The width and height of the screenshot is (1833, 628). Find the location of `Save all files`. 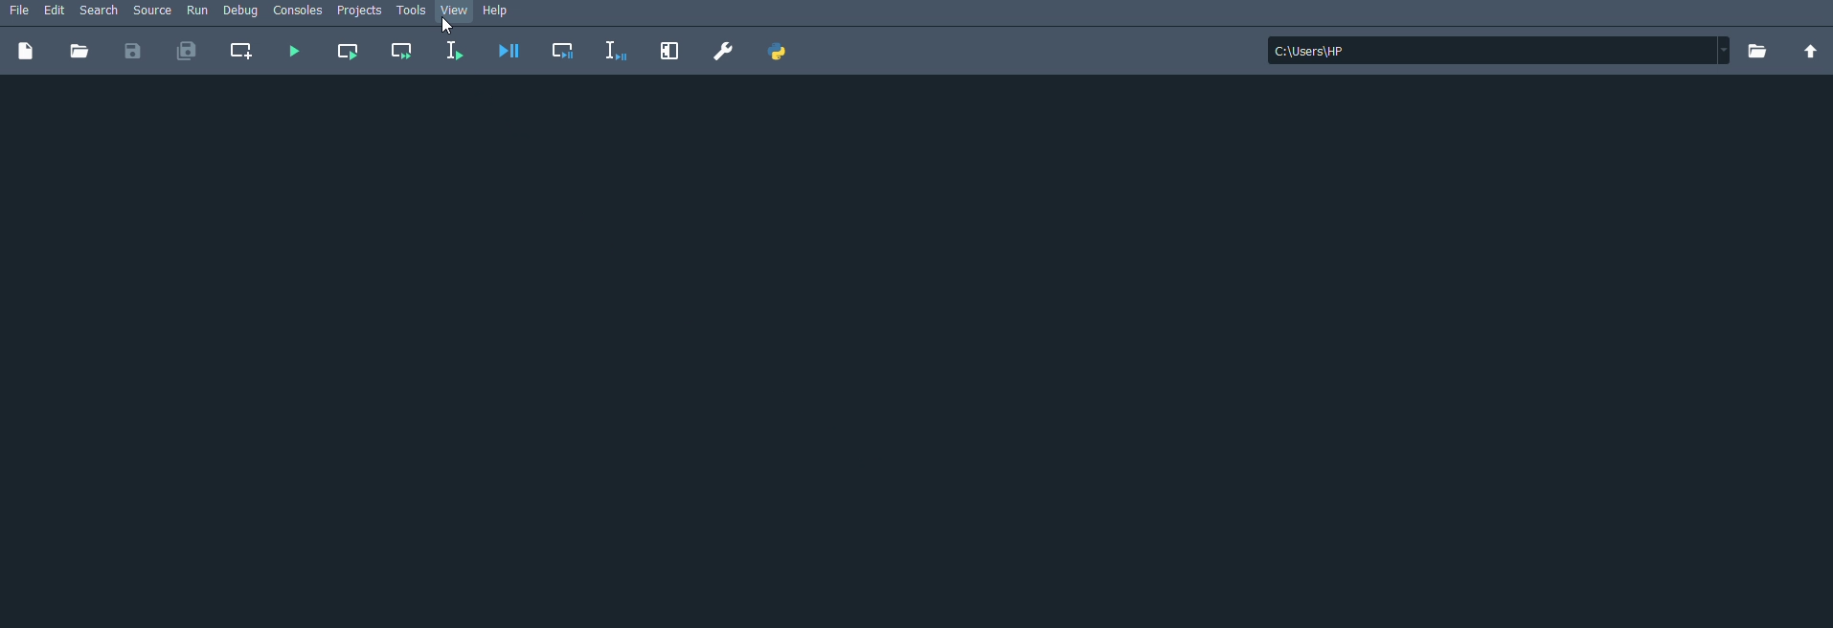

Save all files is located at coordinates (188, 51).